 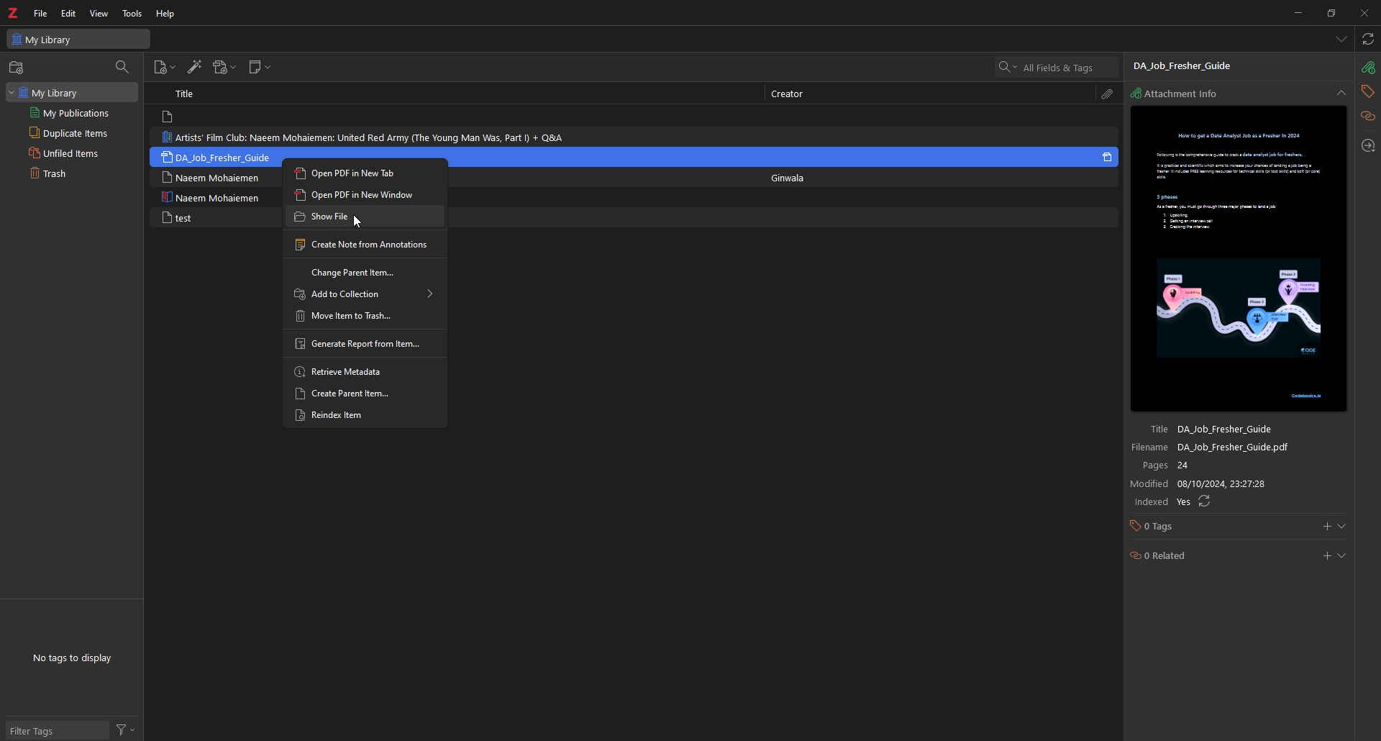 I want to click on view, so click(x=100, y=14).